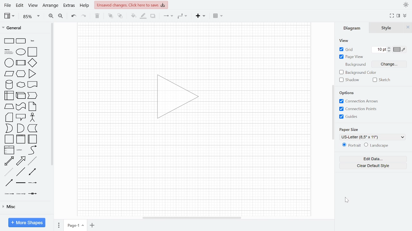  I want to click on Bidirectional connector, so click(32, 172).